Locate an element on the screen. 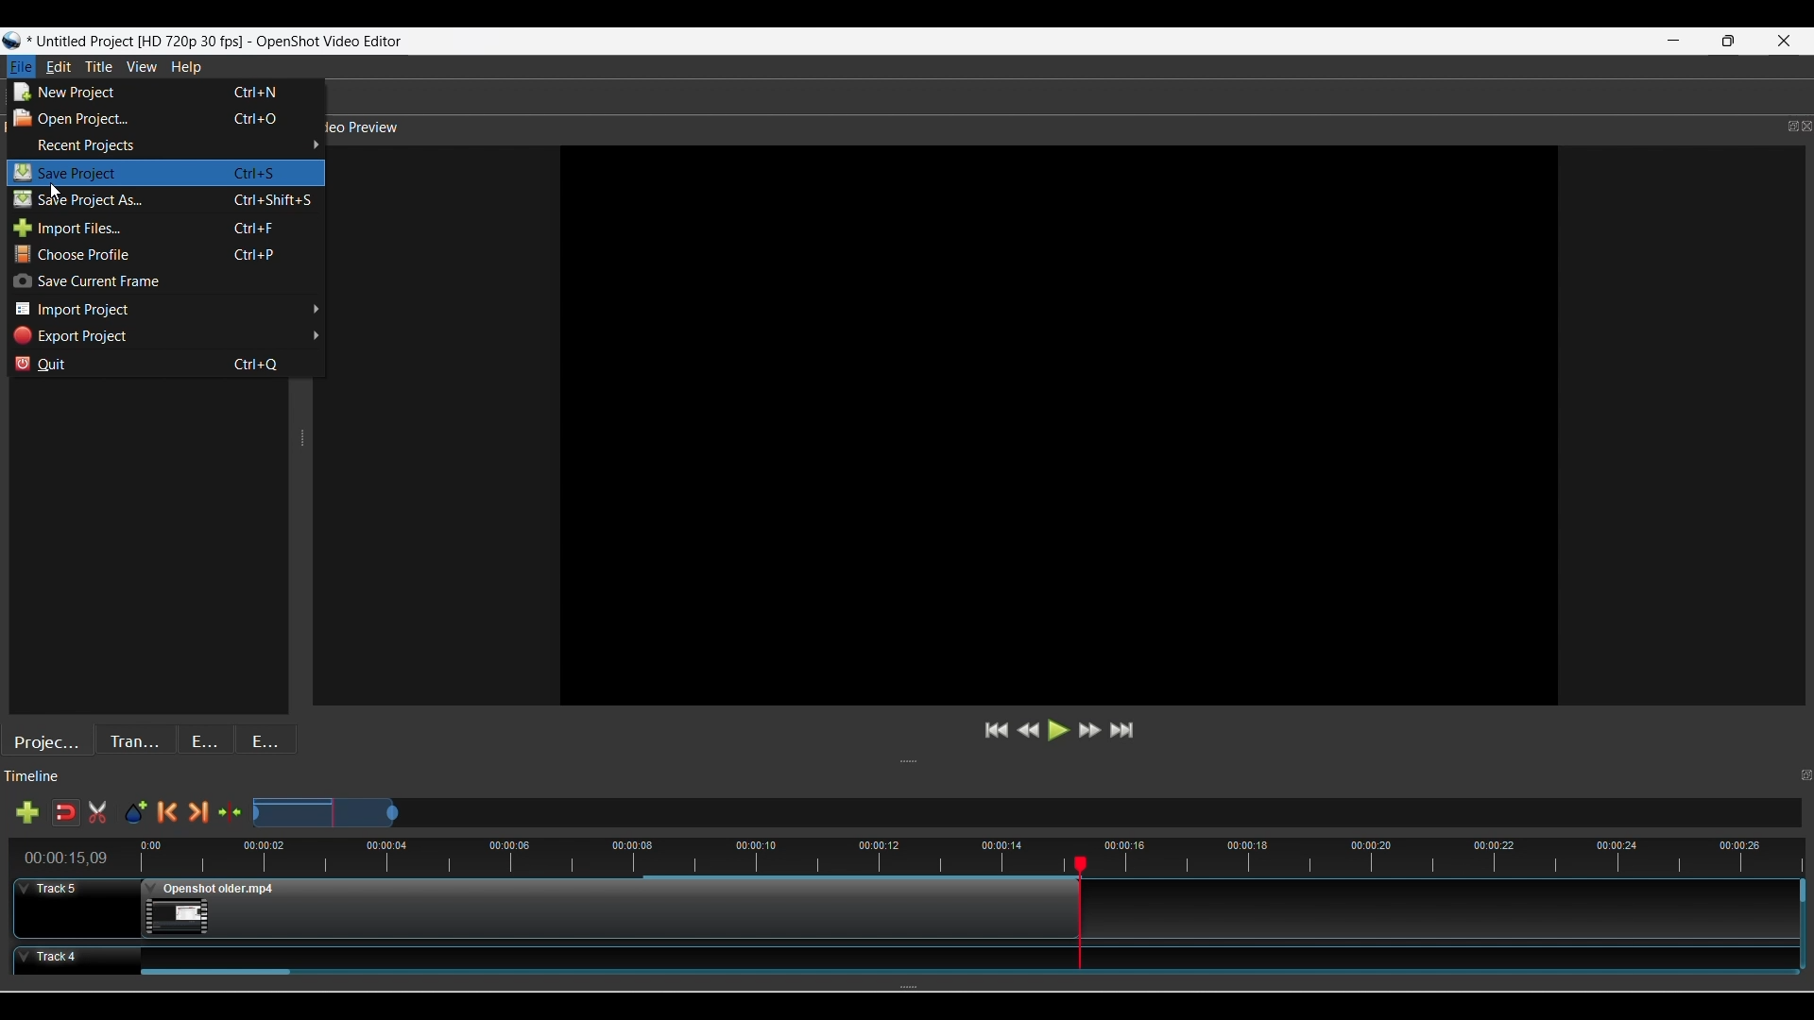 This screenshot has width=1814, height=1020. Horizontal slide bar is located at coordinates (215, 973).